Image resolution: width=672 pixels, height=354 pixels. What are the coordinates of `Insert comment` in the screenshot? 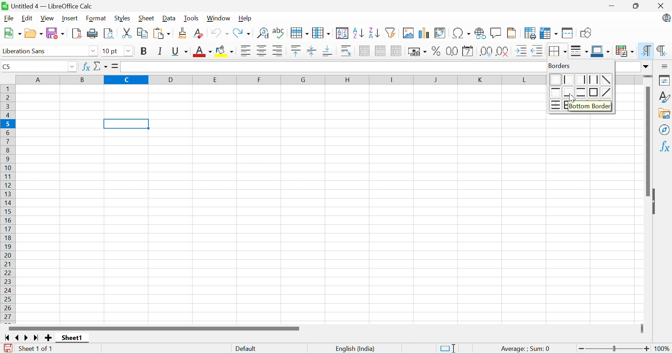 It's located at (496, 33).